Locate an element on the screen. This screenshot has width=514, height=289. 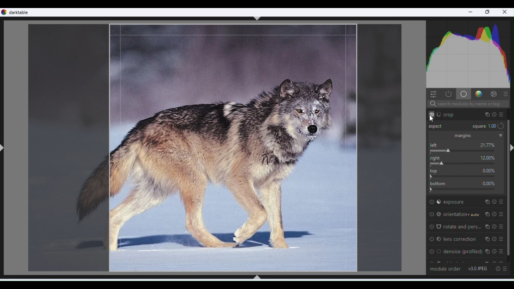
Show active modules only is located at coordinates (448, 94).